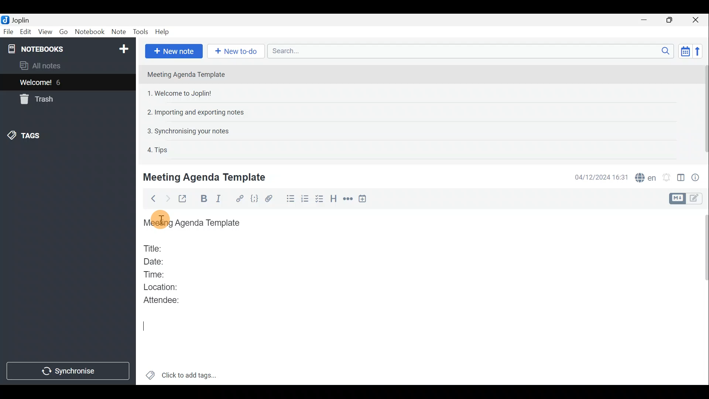 This screenshot has height=399, width=709. What do you see at coordinates (364, 200) in the screenshot?
I see `Insert time` at bounding box center [364, 200].